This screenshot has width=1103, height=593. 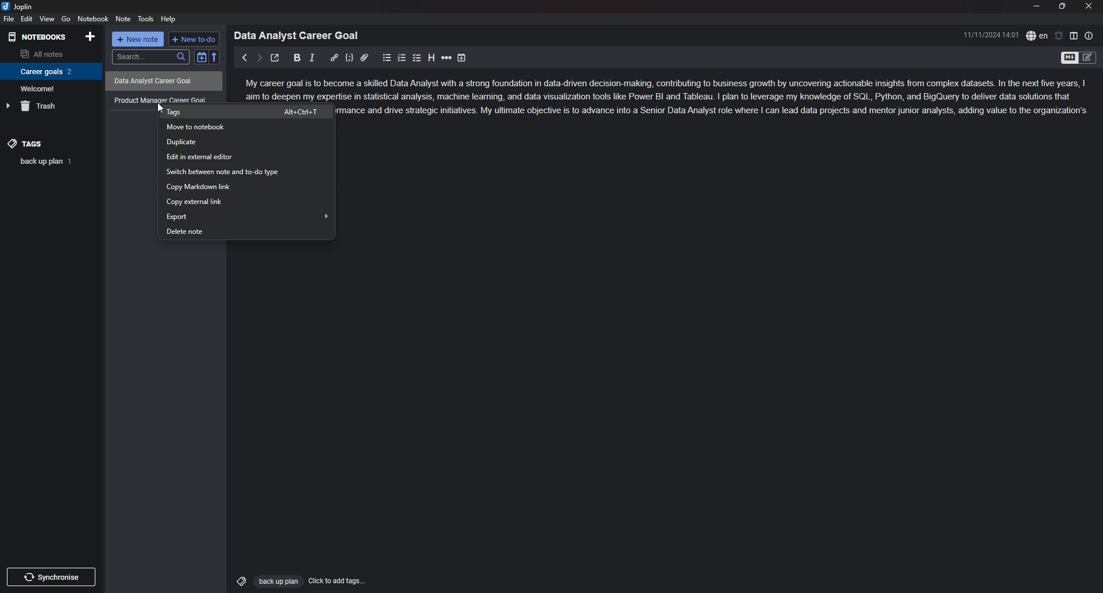 I want to click on heading, so click(x=431, y=58).